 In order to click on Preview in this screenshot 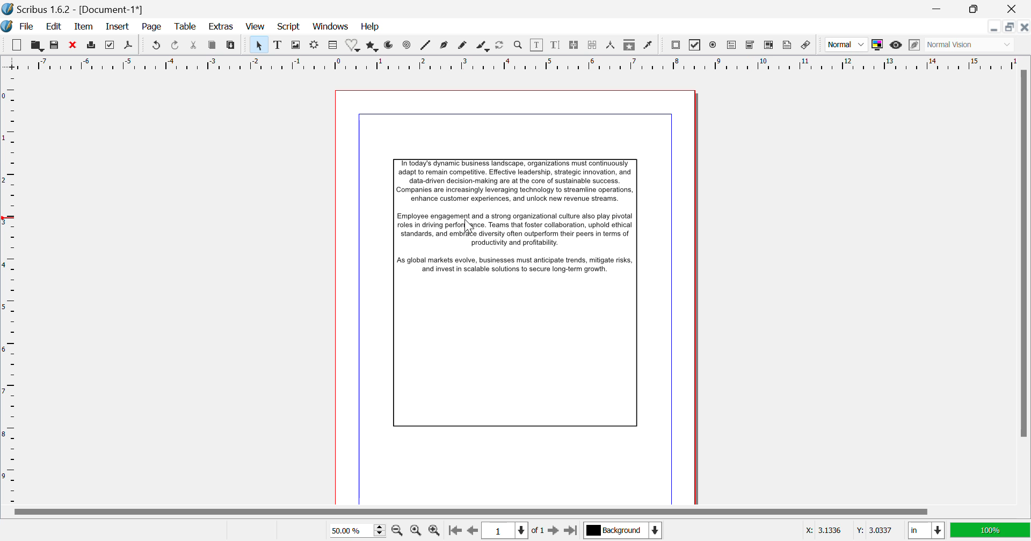, I will do `click(896, 45)`.